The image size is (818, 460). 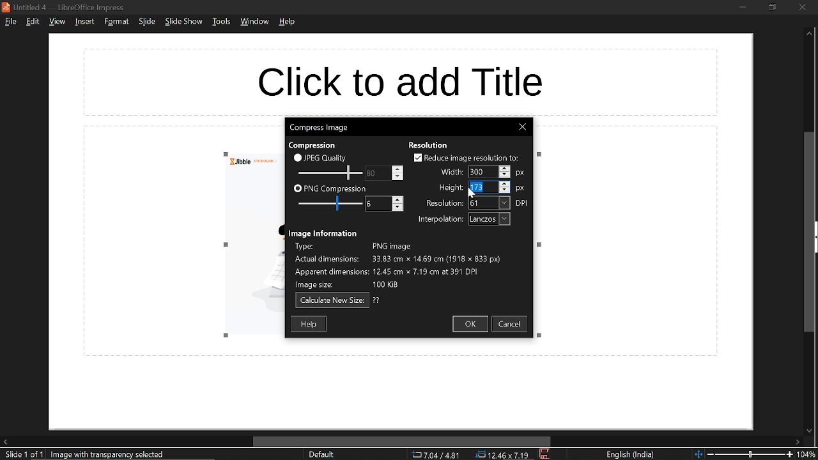 What do you see at coordinates (297, 189) in the screenshot?
I see `checkbox` at bounding box center [297, 189].